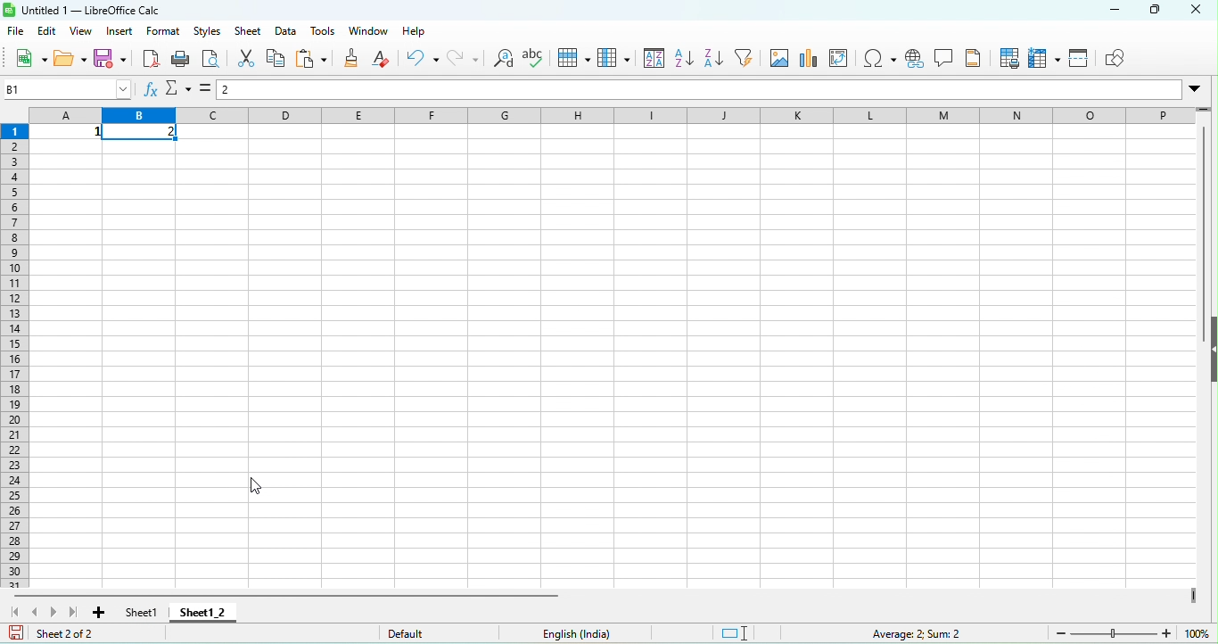 This screenshot has width=1218, height=644. Describe the element at coordinates (207, 613) in the screenshot. I see `sheet 2` at that location.